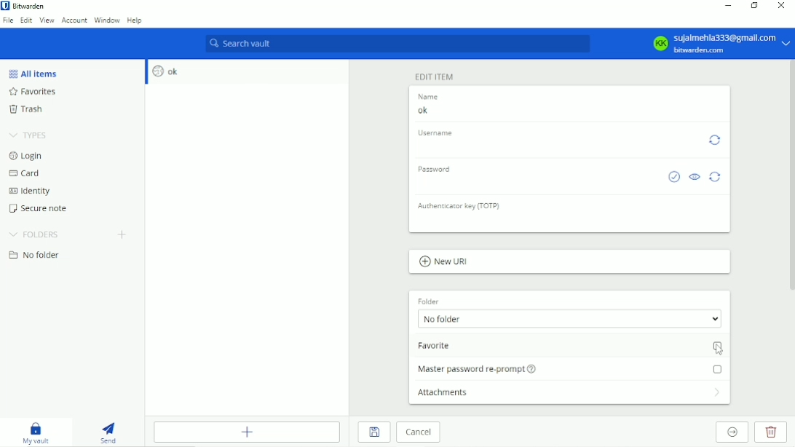  What do you see at coordinates (30, 133) in the screenshot?
I see `Types` at bounding box center [30, 133].